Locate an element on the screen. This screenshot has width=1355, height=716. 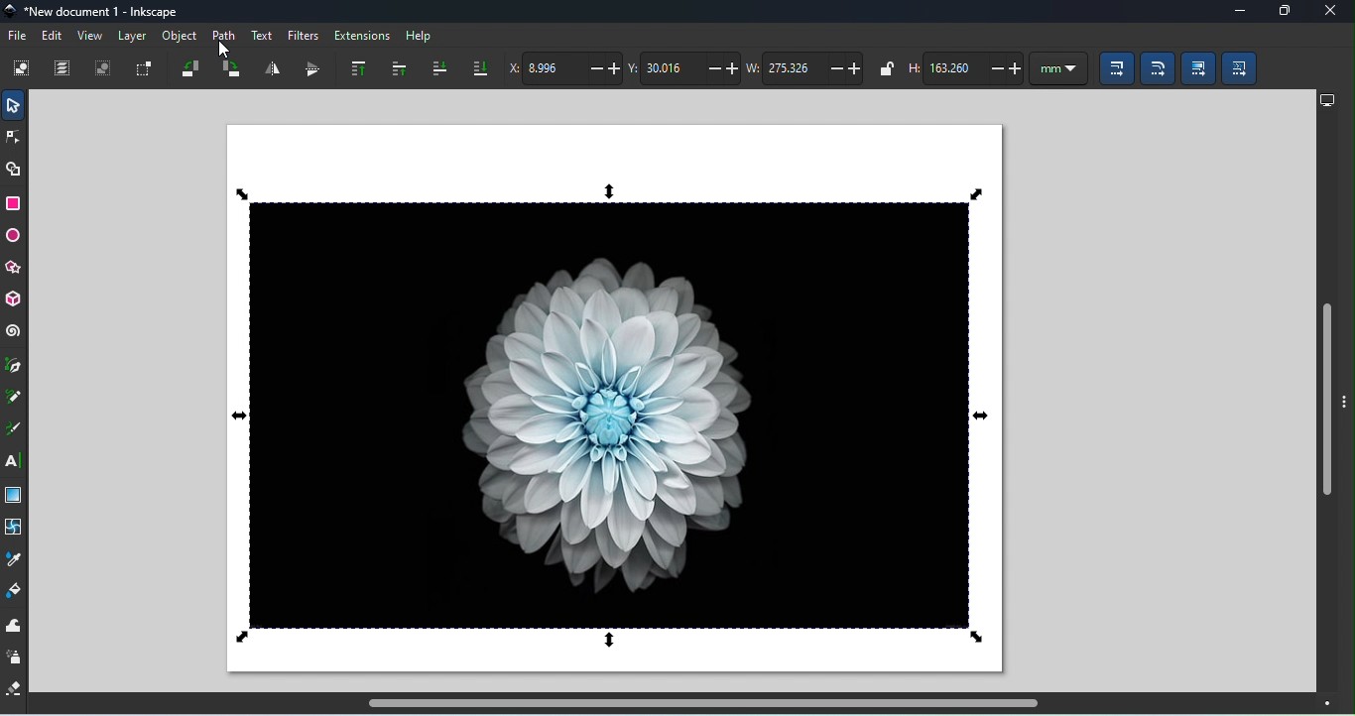
Object flip vertically is located at coordinates (308, 70).